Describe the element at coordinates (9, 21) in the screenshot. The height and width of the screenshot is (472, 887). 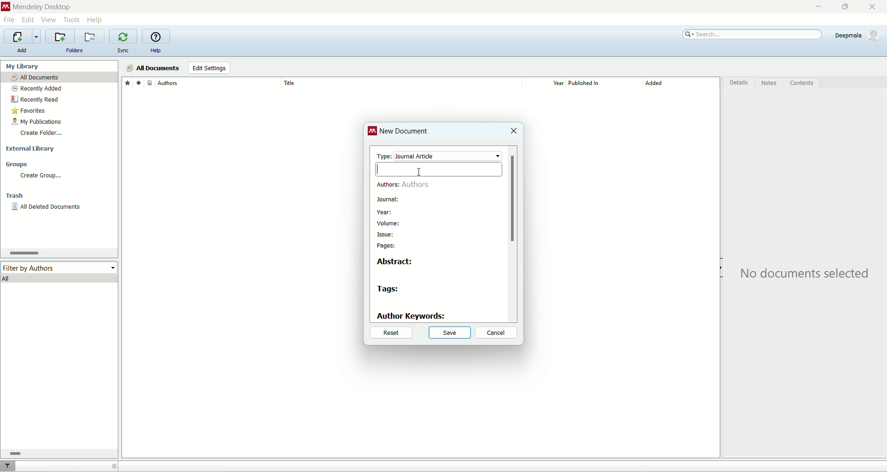
I see `file` at that location.